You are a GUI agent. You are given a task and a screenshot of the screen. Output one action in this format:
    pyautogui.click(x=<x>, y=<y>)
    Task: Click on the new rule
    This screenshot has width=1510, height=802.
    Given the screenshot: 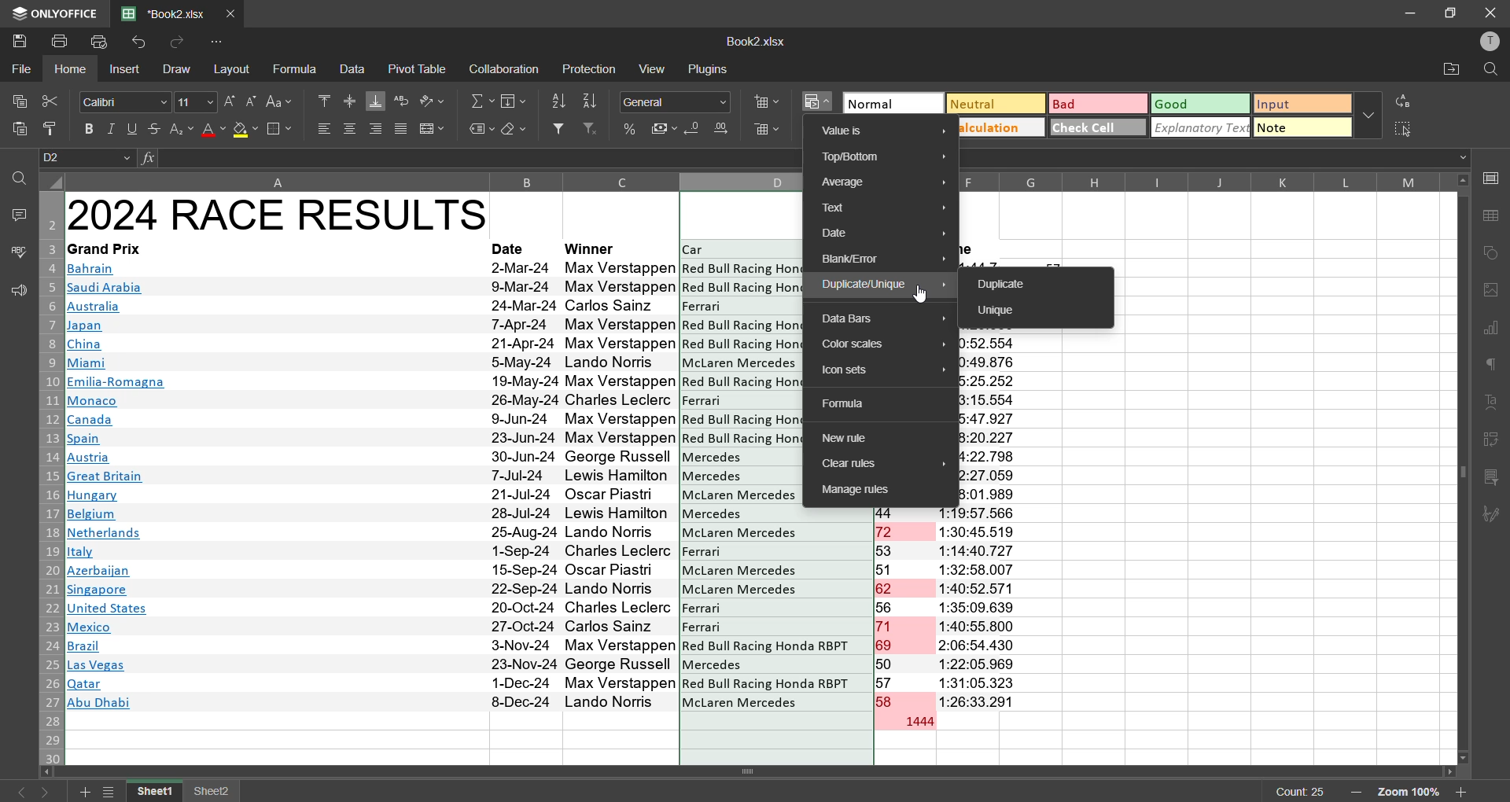 What is the action you would take?
    pyautogui.click(x=848, y=439)
    